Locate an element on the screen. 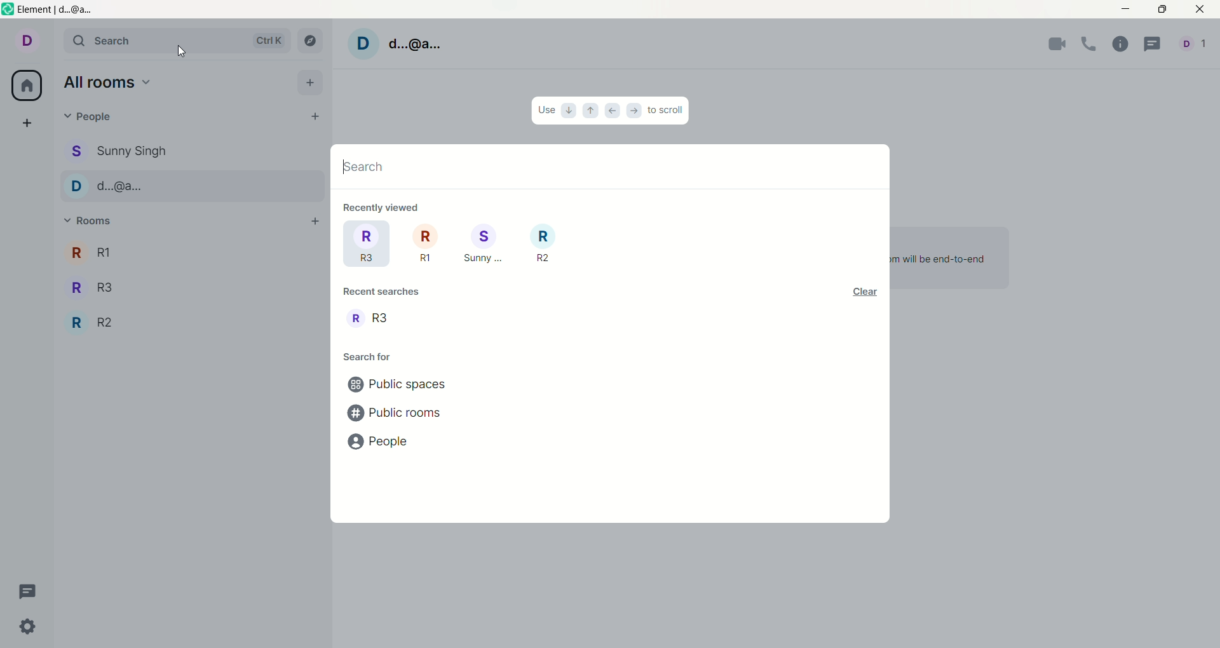  right arrow key is located at coordinates (632, 110).